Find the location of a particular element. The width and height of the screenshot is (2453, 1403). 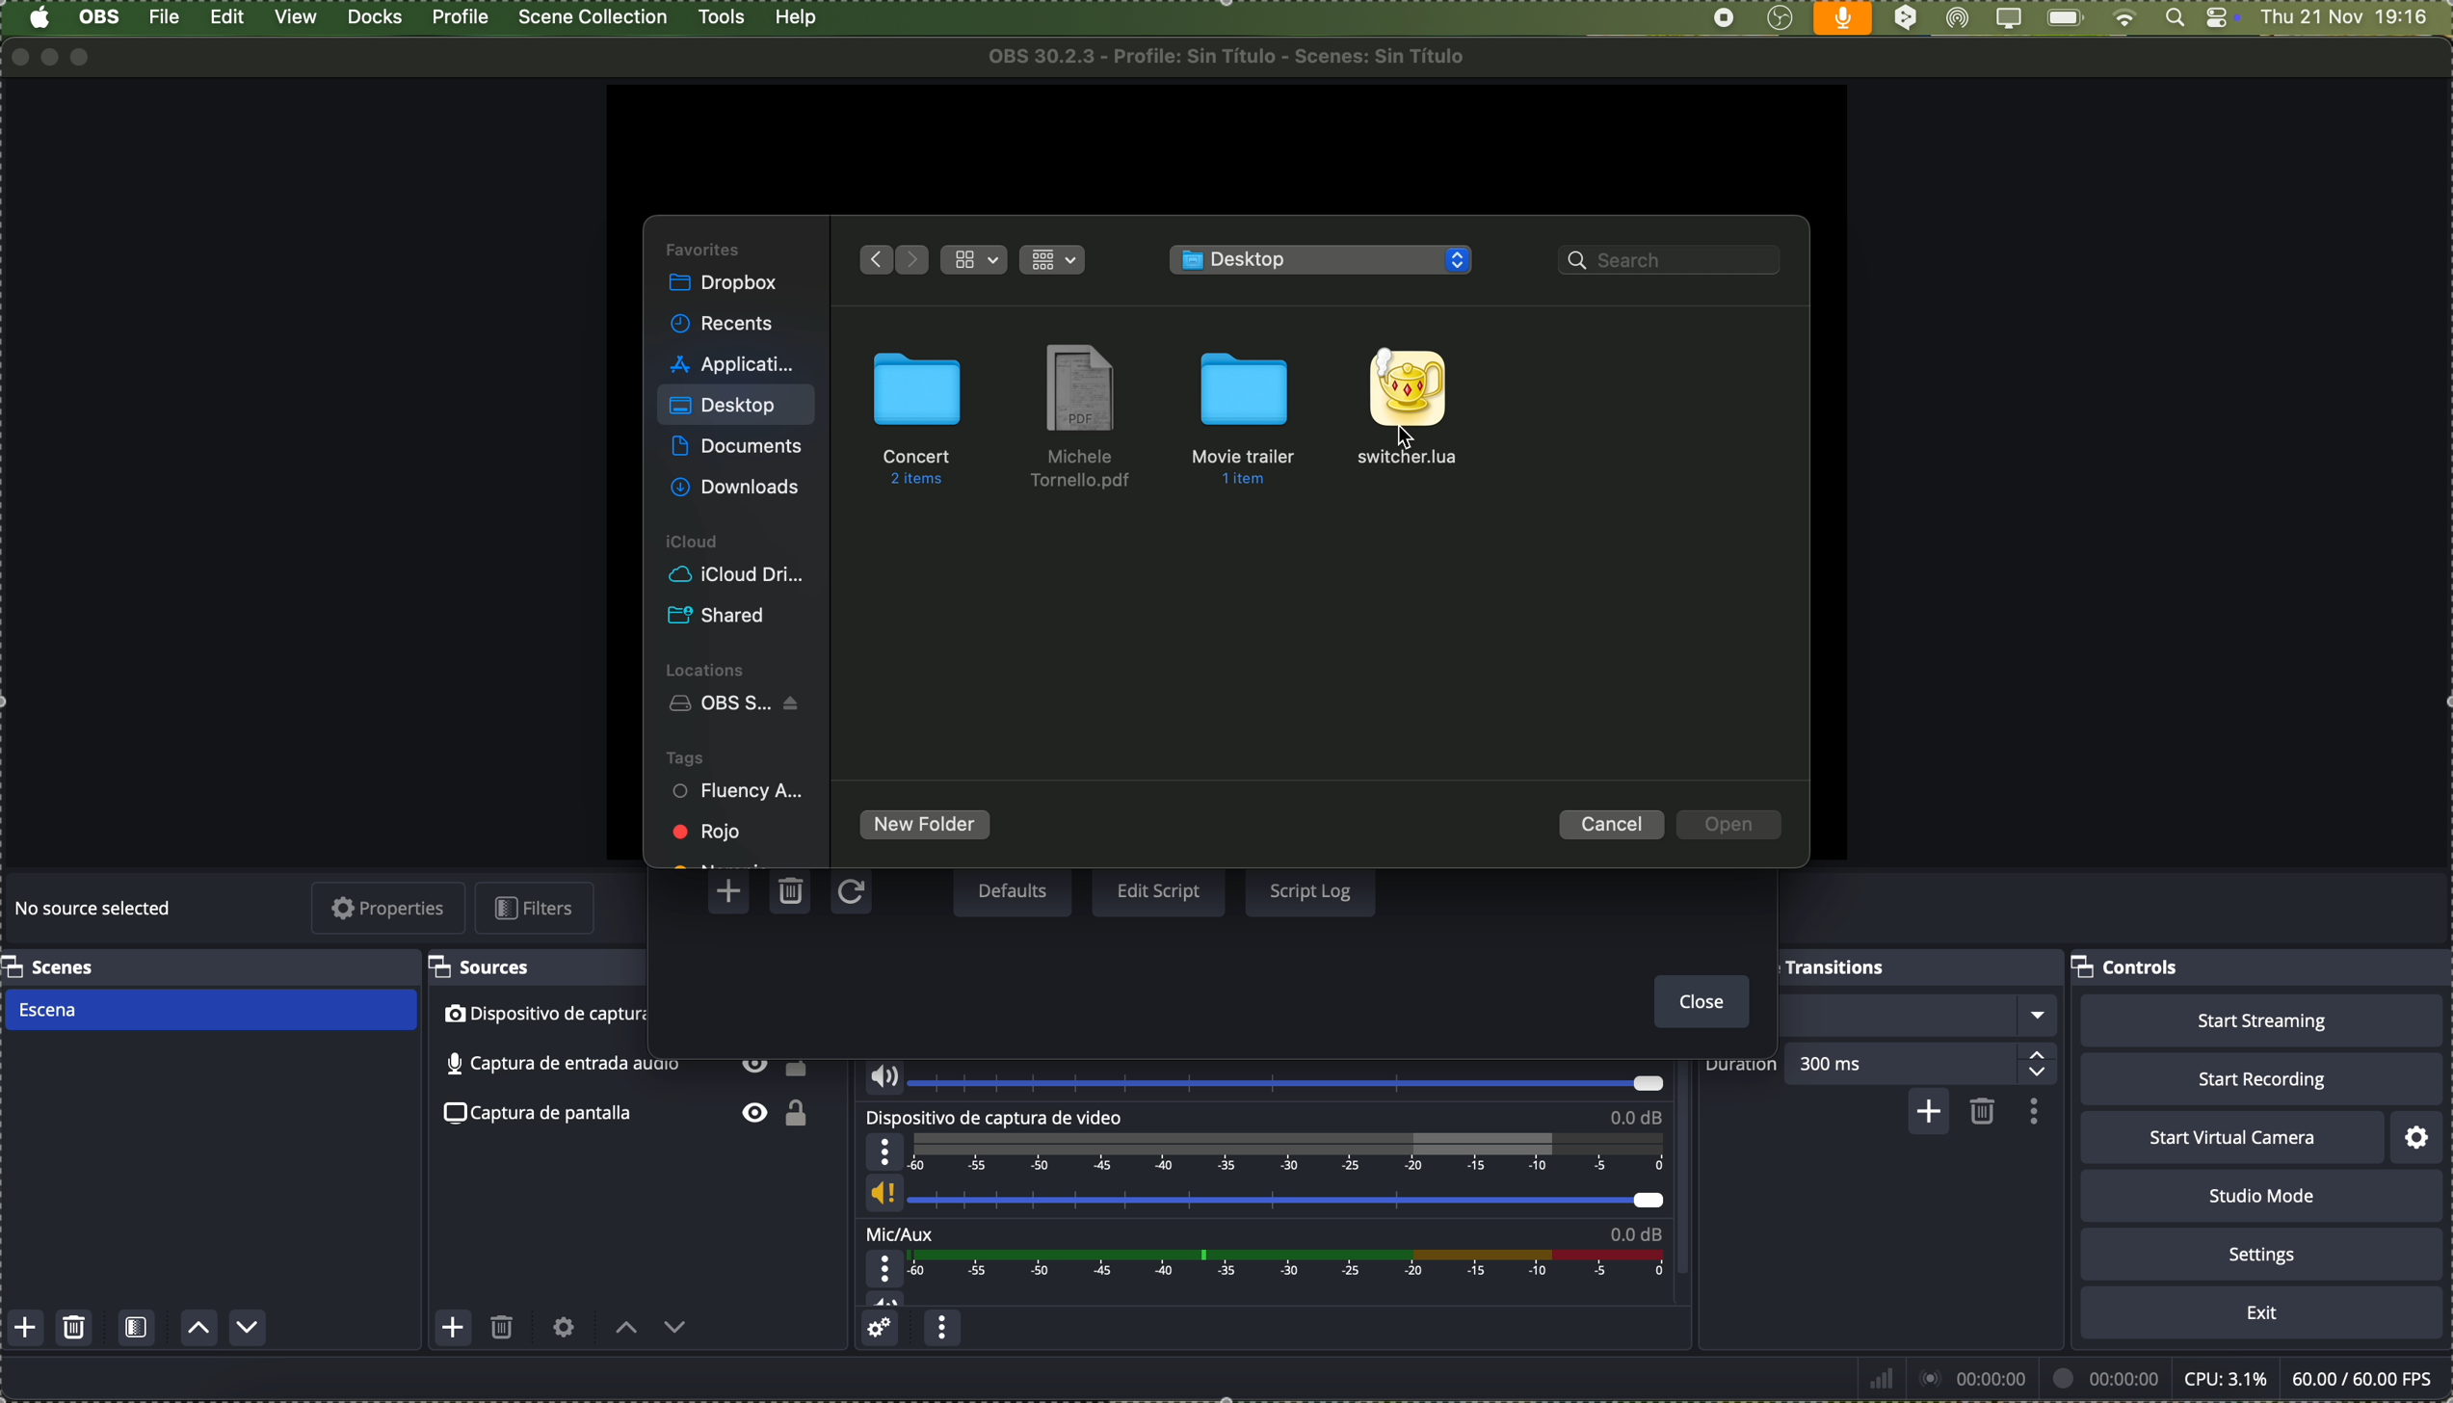

grid view is located at coordinates (1056, 257).